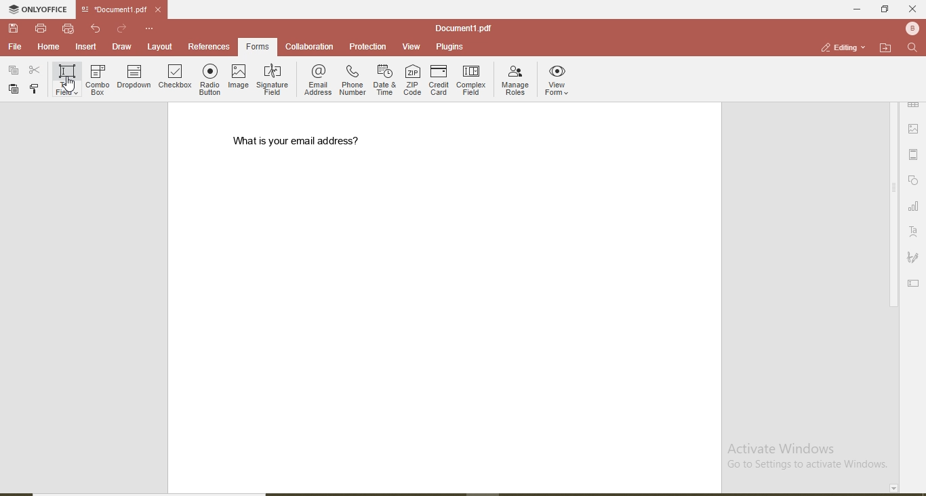 This screenshot has width=926, height=496. I want to click on signature, so click(913, 258).